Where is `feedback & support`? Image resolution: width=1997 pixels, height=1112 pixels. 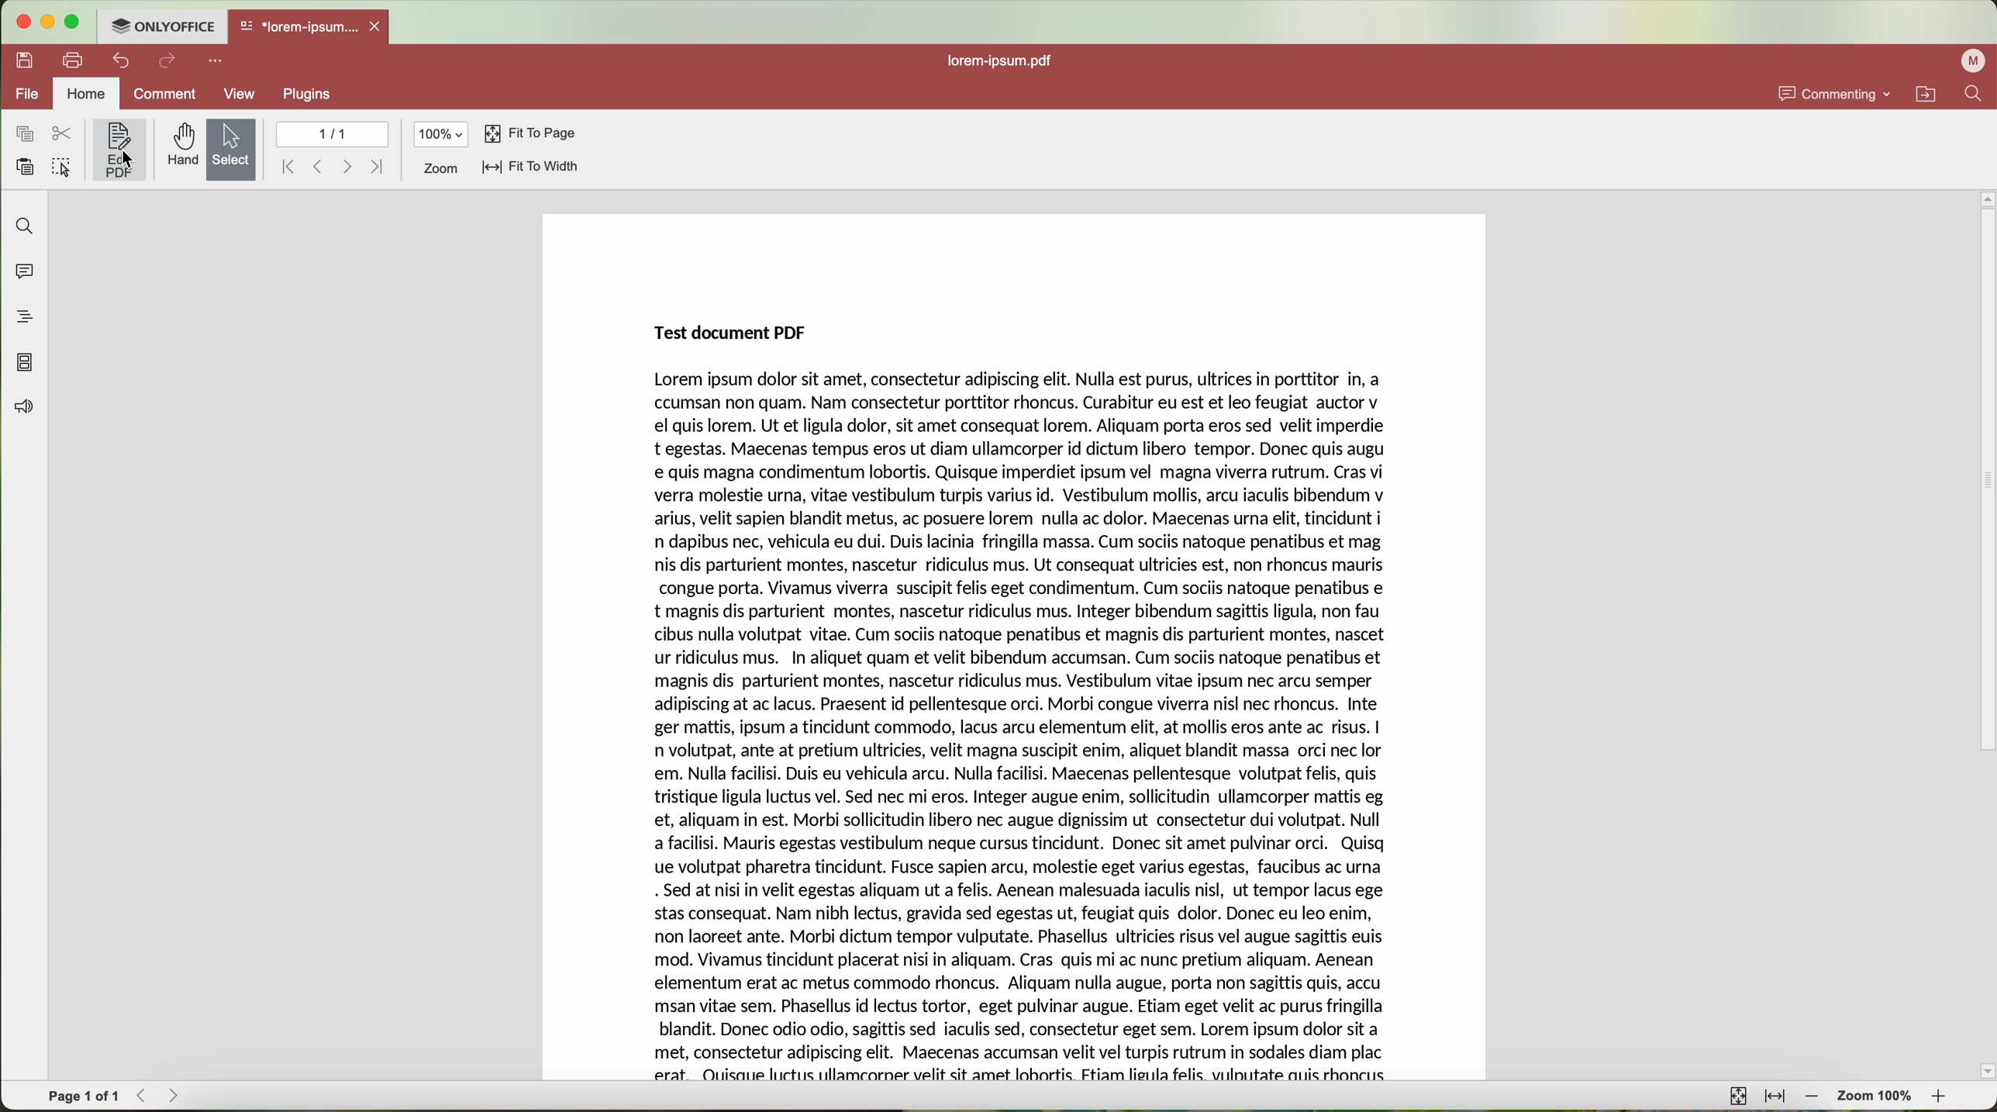
feedback & support is located at coordinates (22, 409).